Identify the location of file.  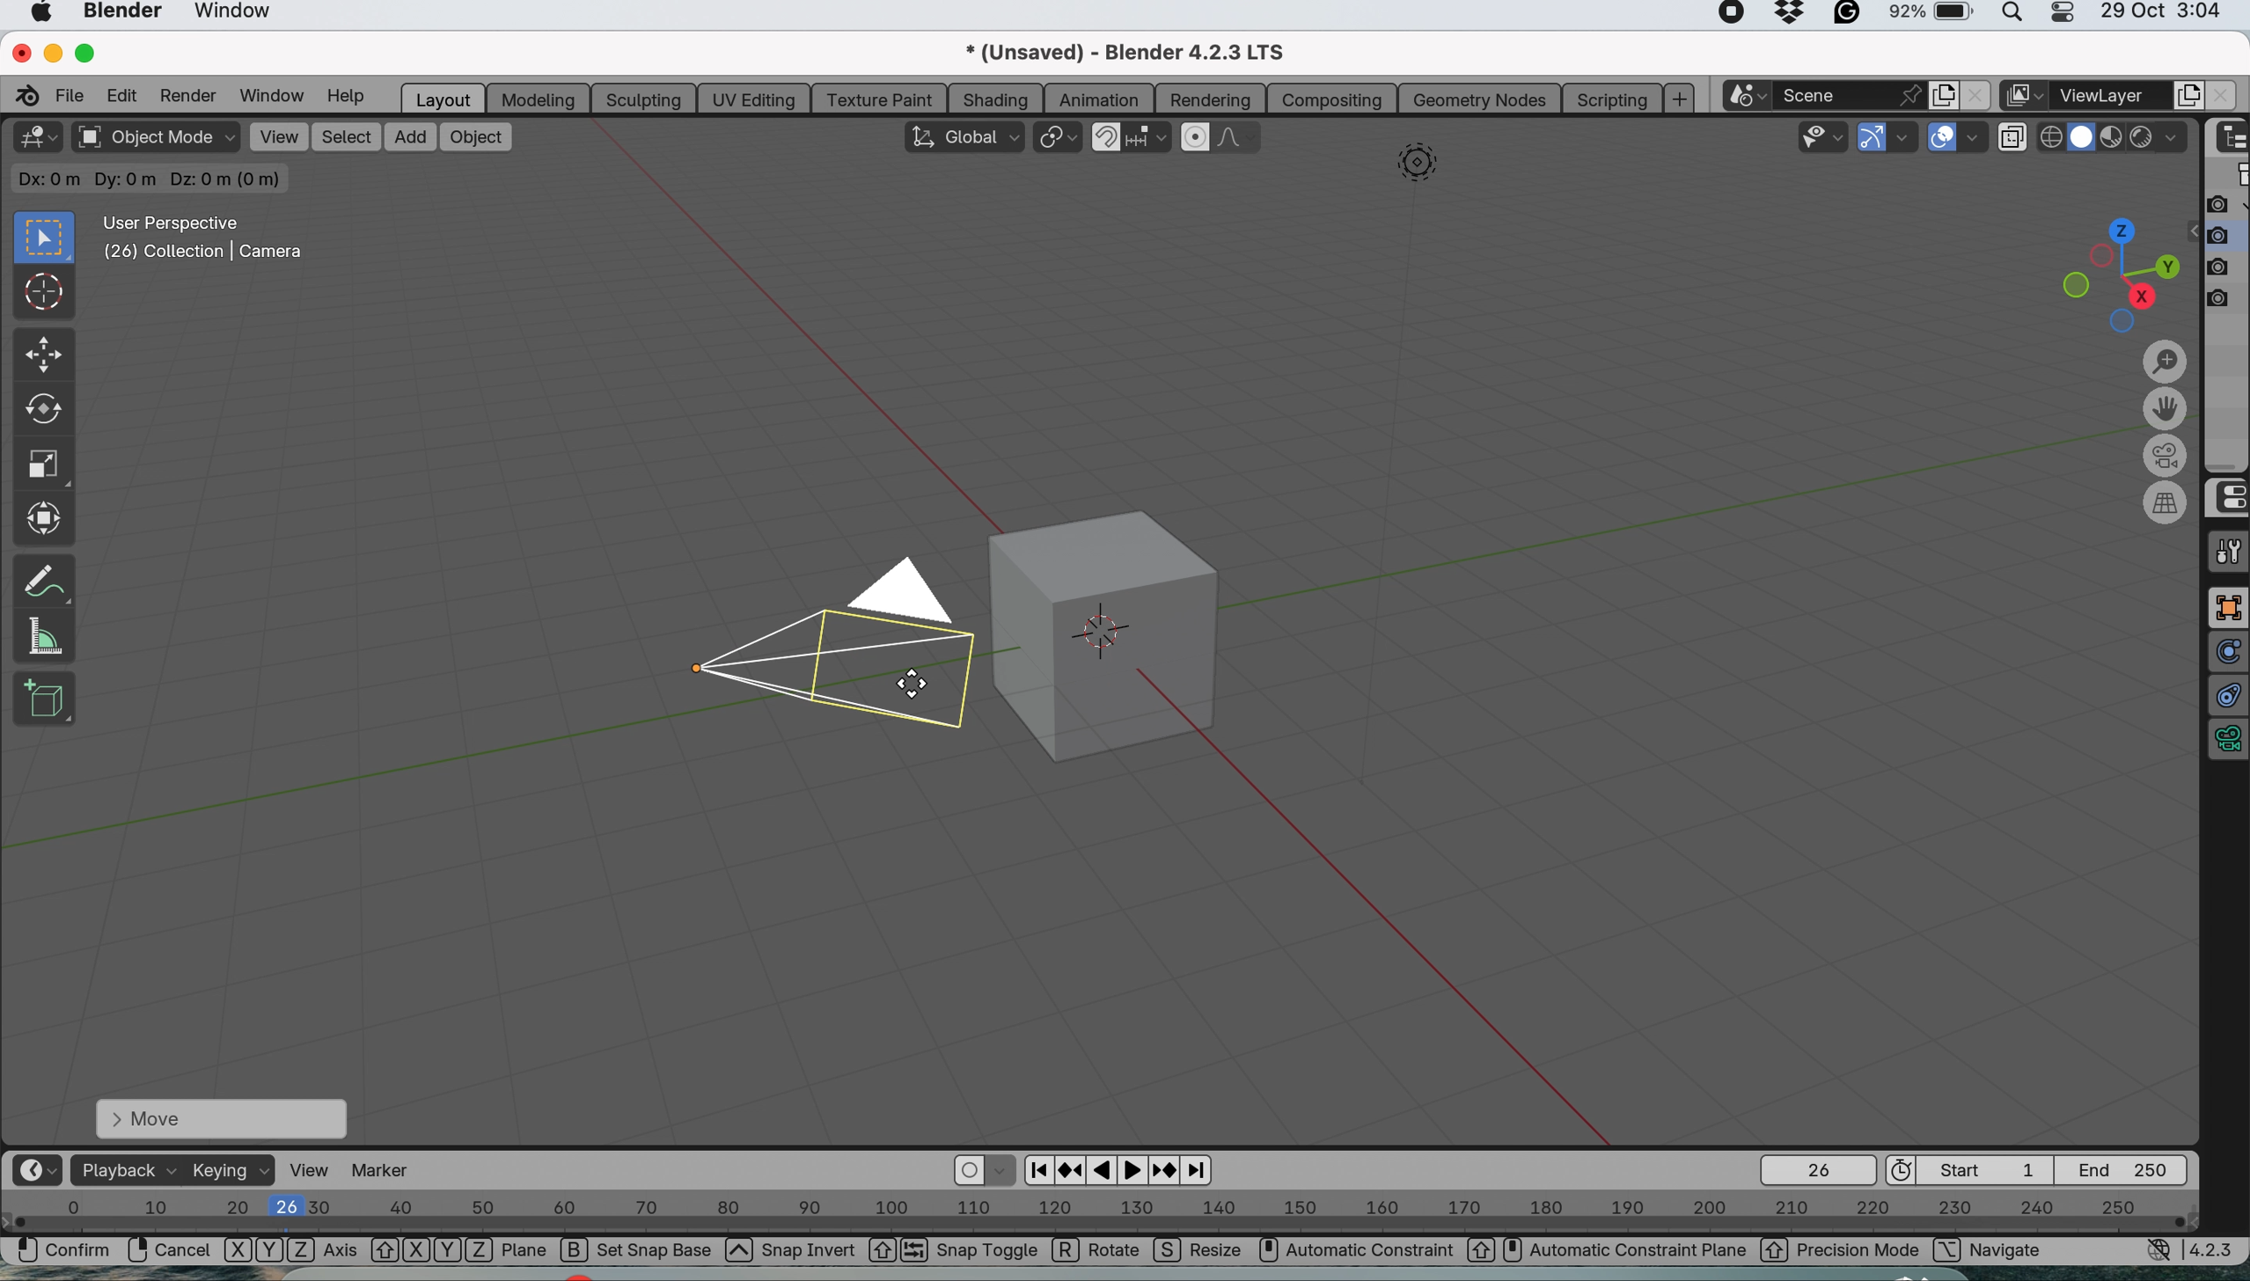
(73, 94).